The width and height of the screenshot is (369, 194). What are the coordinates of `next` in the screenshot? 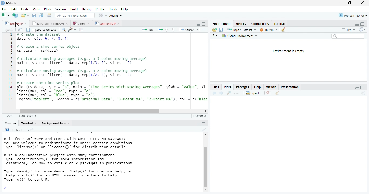 It's located at (13, 30).